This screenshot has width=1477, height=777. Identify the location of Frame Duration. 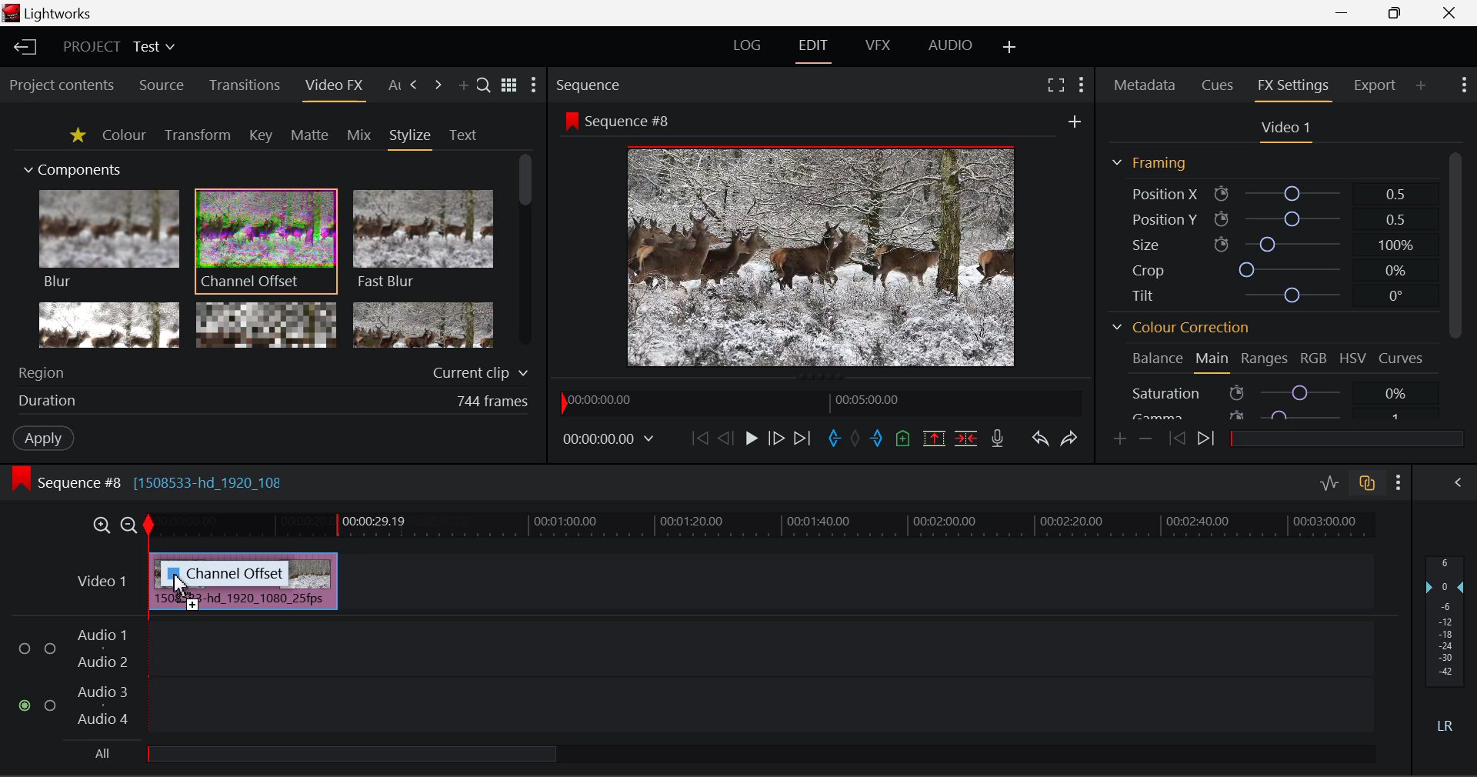
(274, 402).